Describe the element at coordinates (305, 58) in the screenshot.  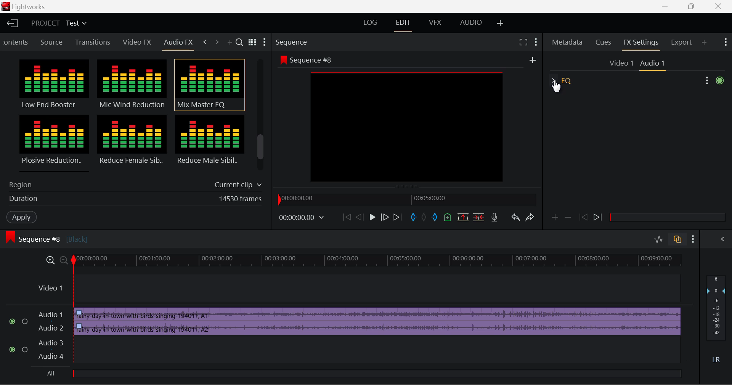
I see `Sequence #8 ` at that location.